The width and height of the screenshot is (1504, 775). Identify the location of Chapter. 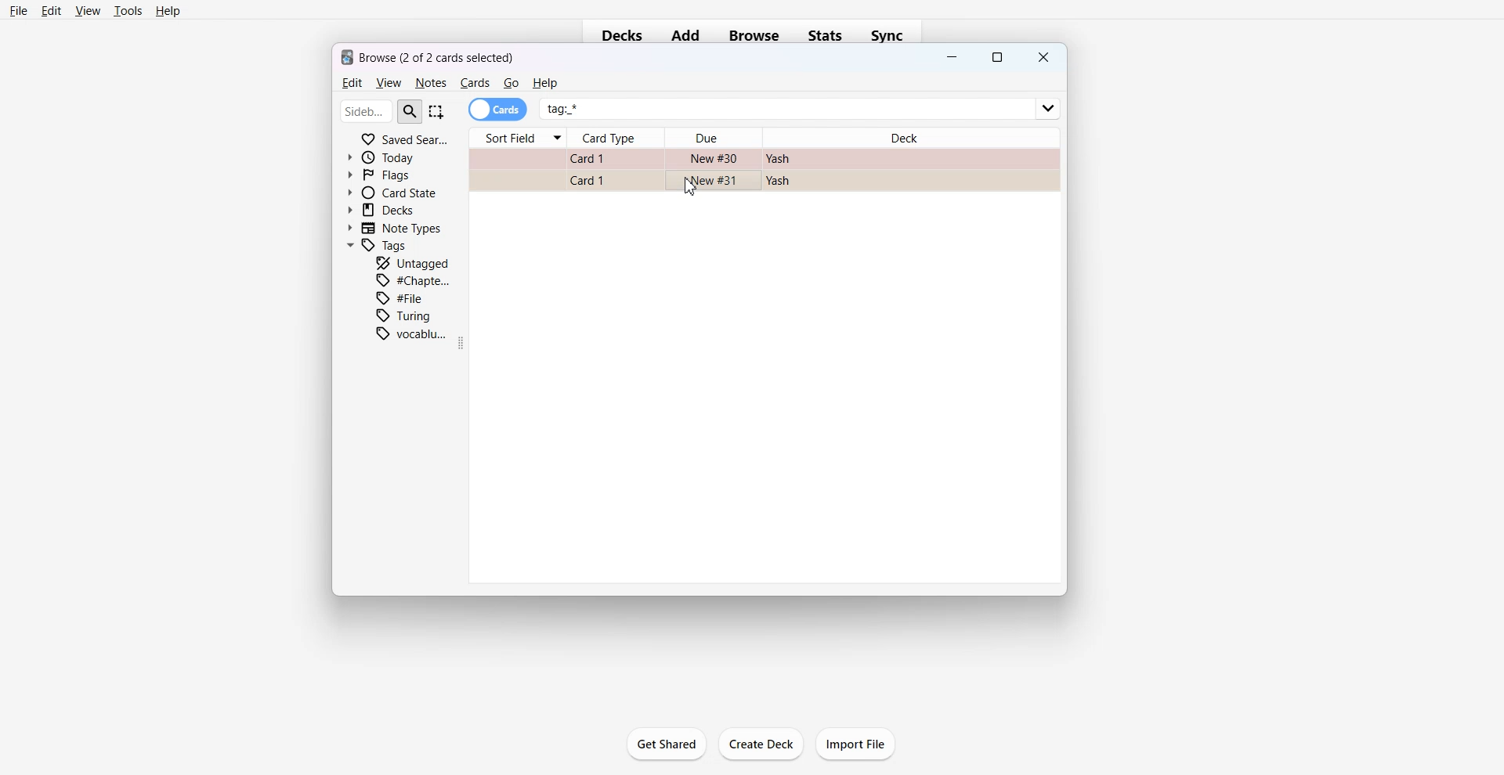
(414, 279).